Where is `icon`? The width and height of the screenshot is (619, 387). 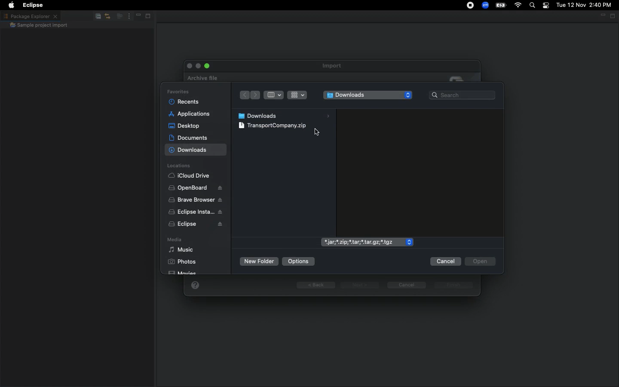 icon is located at coordinates (459, 78).